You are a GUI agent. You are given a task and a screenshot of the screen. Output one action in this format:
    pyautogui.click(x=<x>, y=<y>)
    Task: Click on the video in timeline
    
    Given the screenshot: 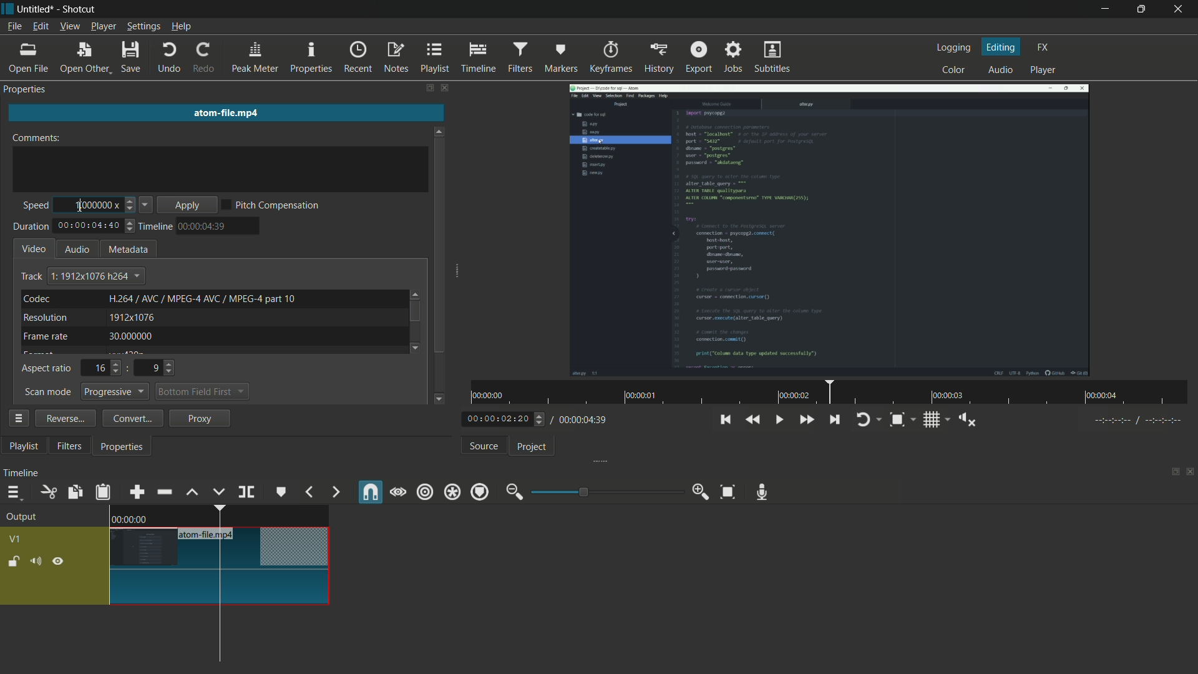 What is the action you would take?
    pyautogui.click(x=220, y=555)
    